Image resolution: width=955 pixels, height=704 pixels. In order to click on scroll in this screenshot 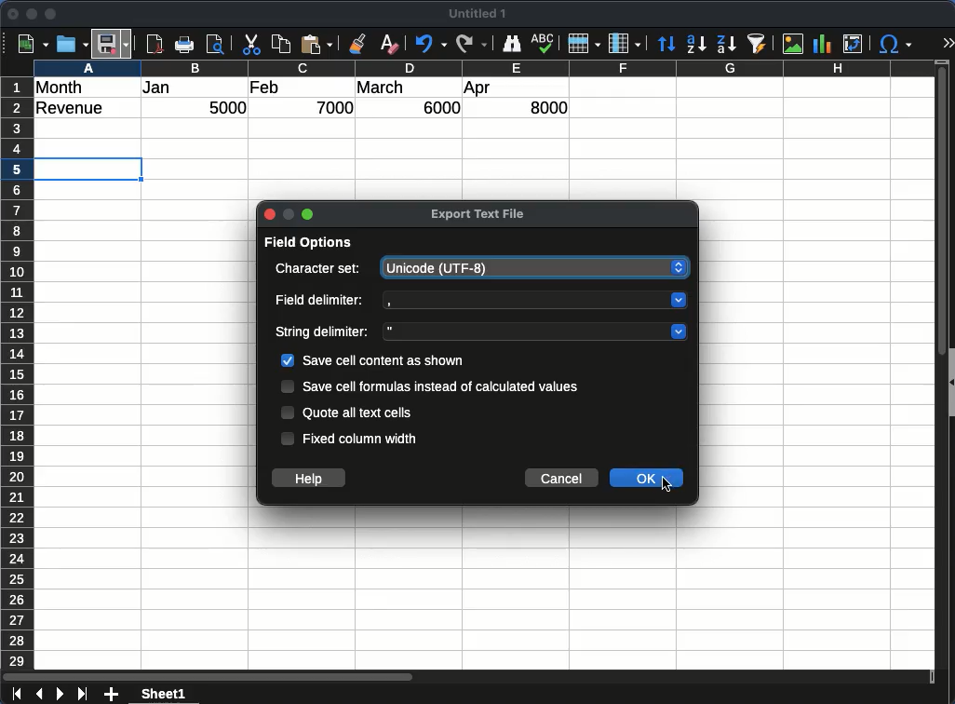, I will do `click(935, 374)`.